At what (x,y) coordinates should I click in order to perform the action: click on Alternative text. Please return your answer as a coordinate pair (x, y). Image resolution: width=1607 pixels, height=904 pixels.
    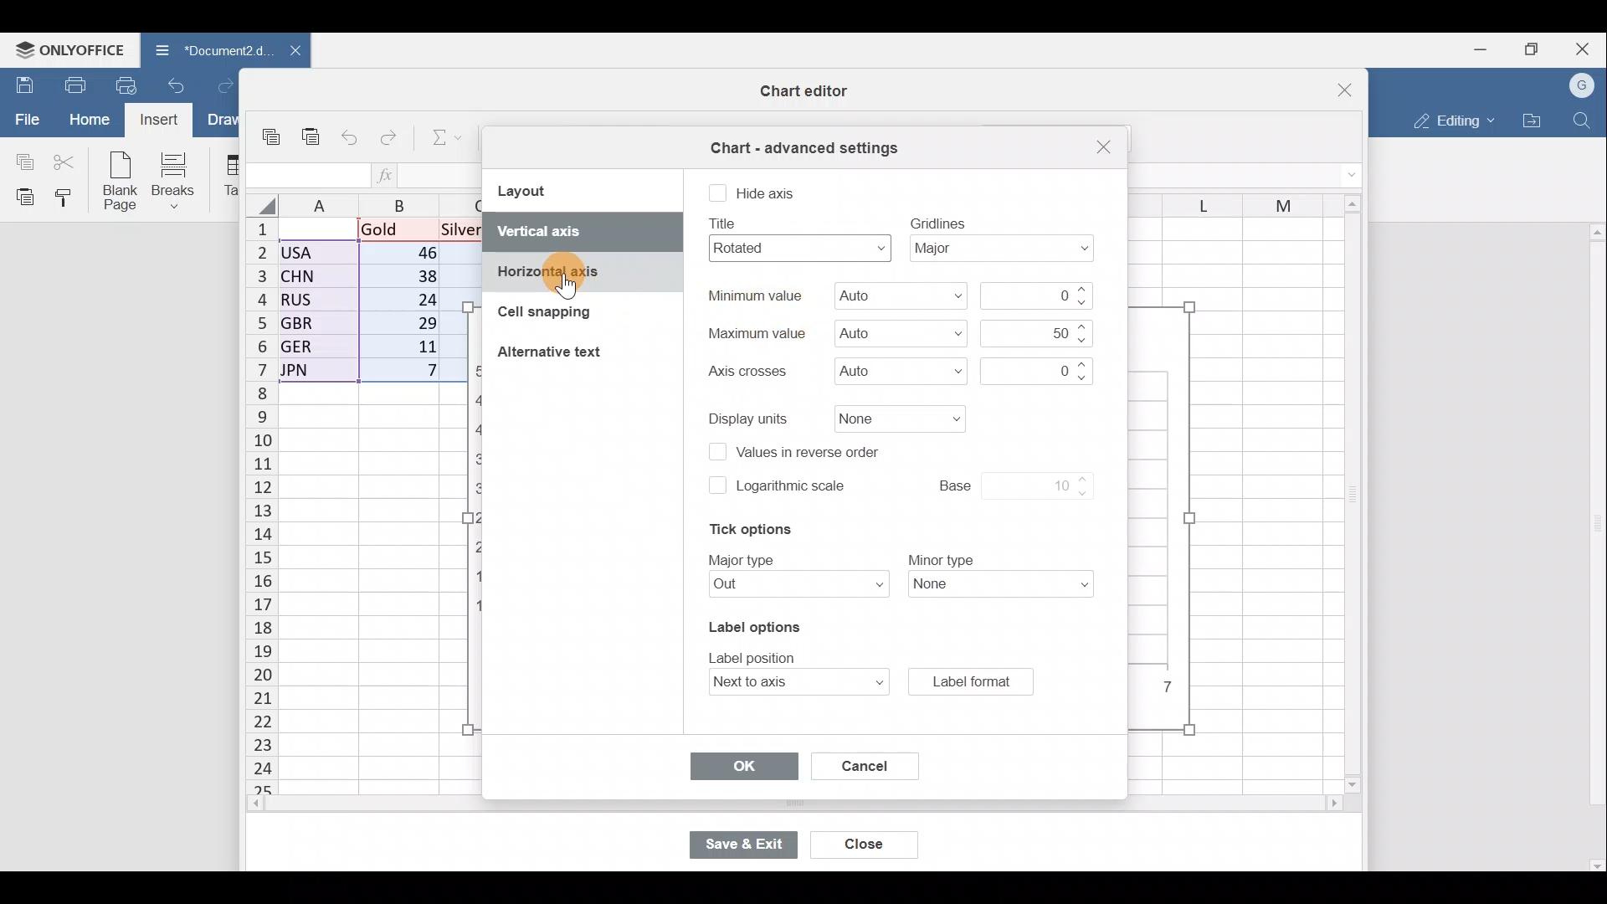
    Looking at the image, I should click on (554, 355).